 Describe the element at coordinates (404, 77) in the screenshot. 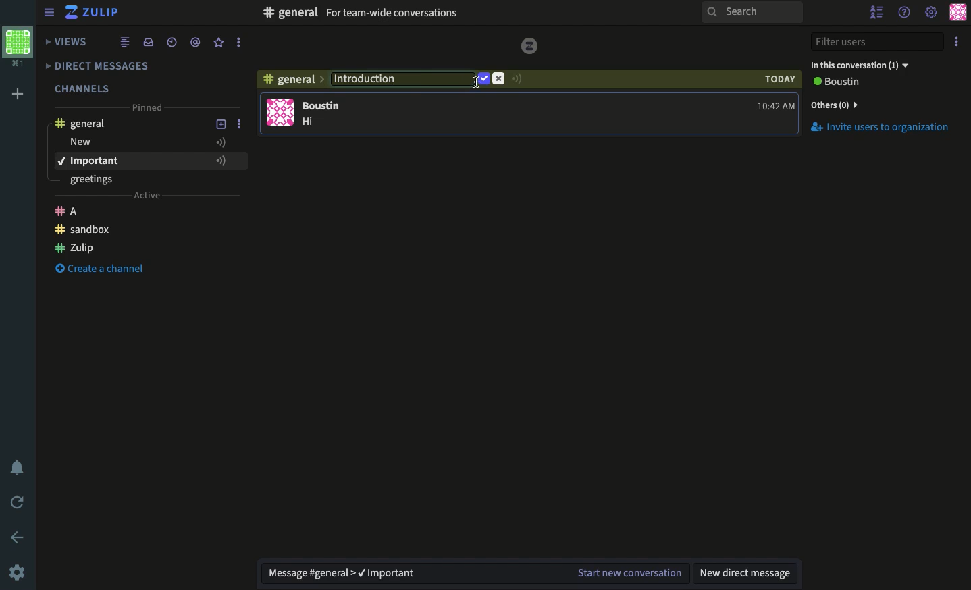

I see `Edit` at that location.